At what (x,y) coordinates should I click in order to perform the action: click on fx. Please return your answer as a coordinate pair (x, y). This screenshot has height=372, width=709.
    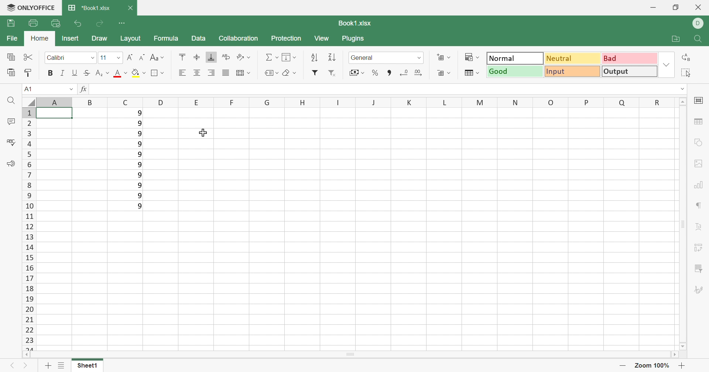
    Looking at the image, I should click on (85, 89).